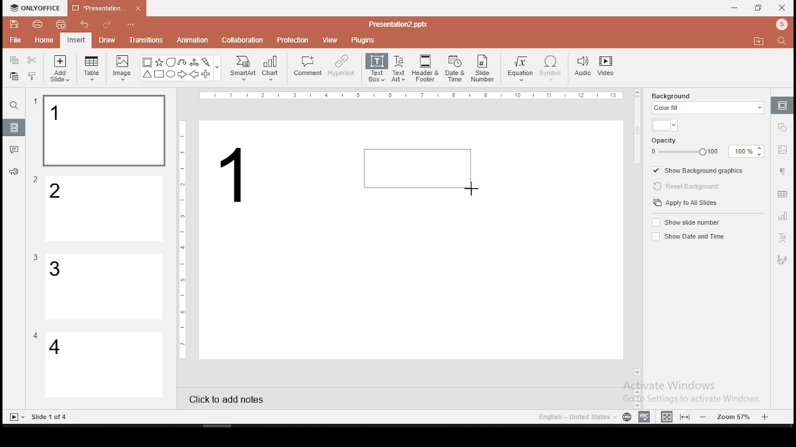 This screenshot has width=796, height=447. Describe the element at coordinates (376, 67) in the screenshot. I see `text box` at that location.